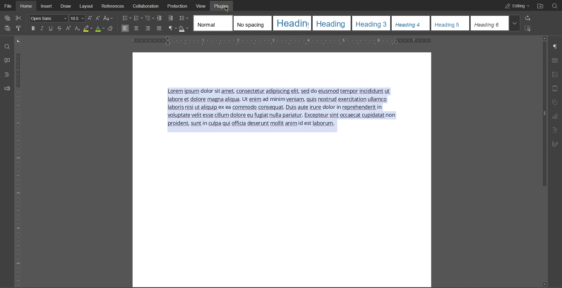 The width and height of the screenshot is (562, 288). Describe the element at coordinates (155, 18) in the screenshot. I see `Nested List` at that location.